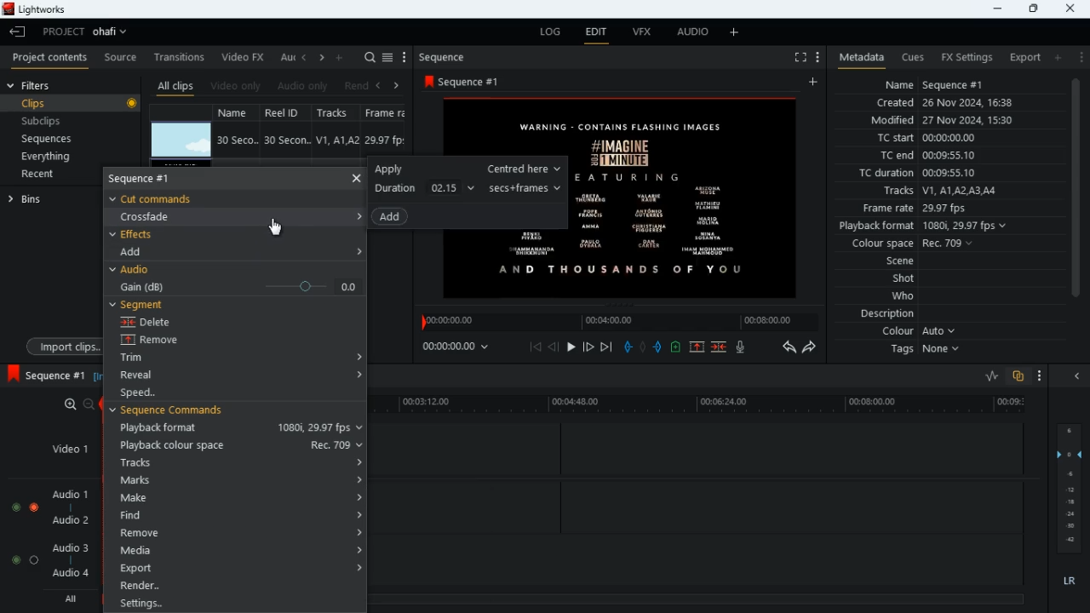 The width and height of the screenshot is (1090, 613). What do you see at coordinates (467, 169) in the screenshot?
I see `apply` at bounding box center [467, 169].